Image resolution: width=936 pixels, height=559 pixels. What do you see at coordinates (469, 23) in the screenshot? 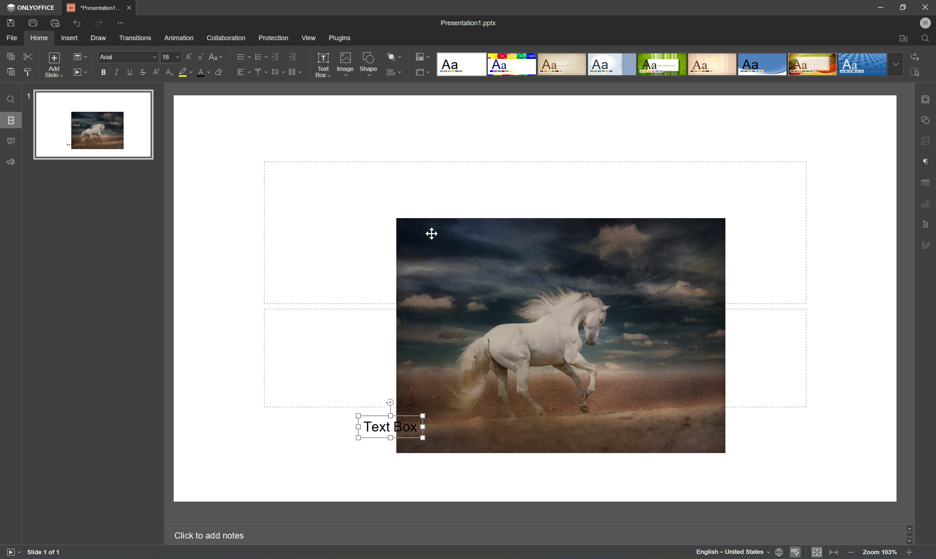
I see `Presentation1.pptx` at bounding box center [469, 23].